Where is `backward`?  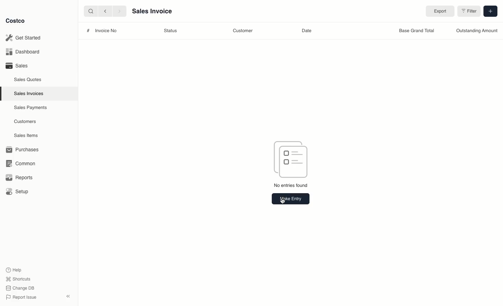 backward is located at coordinates (104, 11).